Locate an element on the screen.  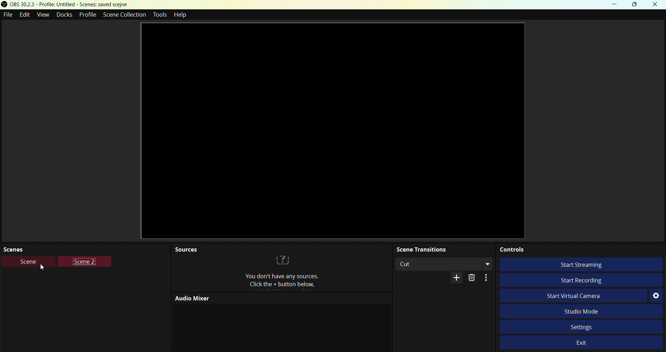
View is located at coordinates (44, 15).